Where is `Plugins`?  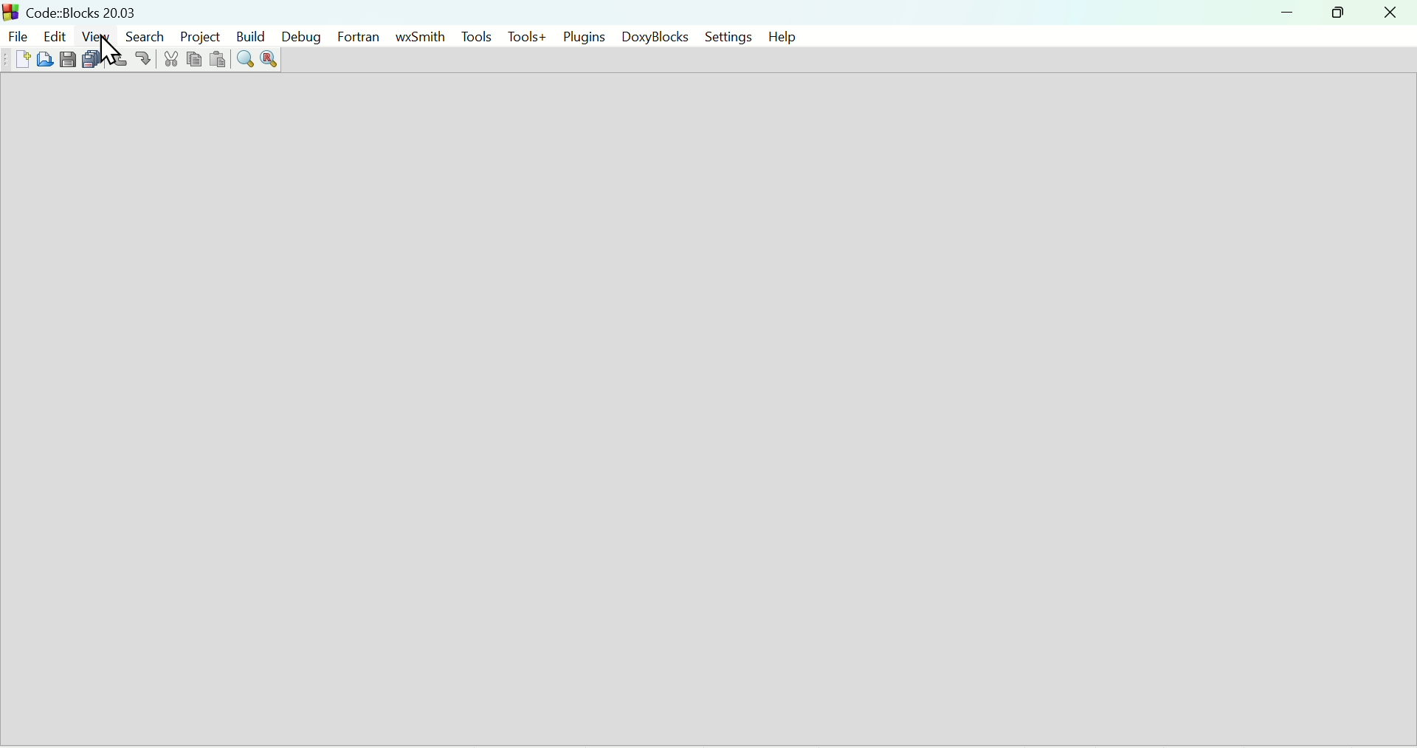
Plugins is located at coordinates (584, 35).